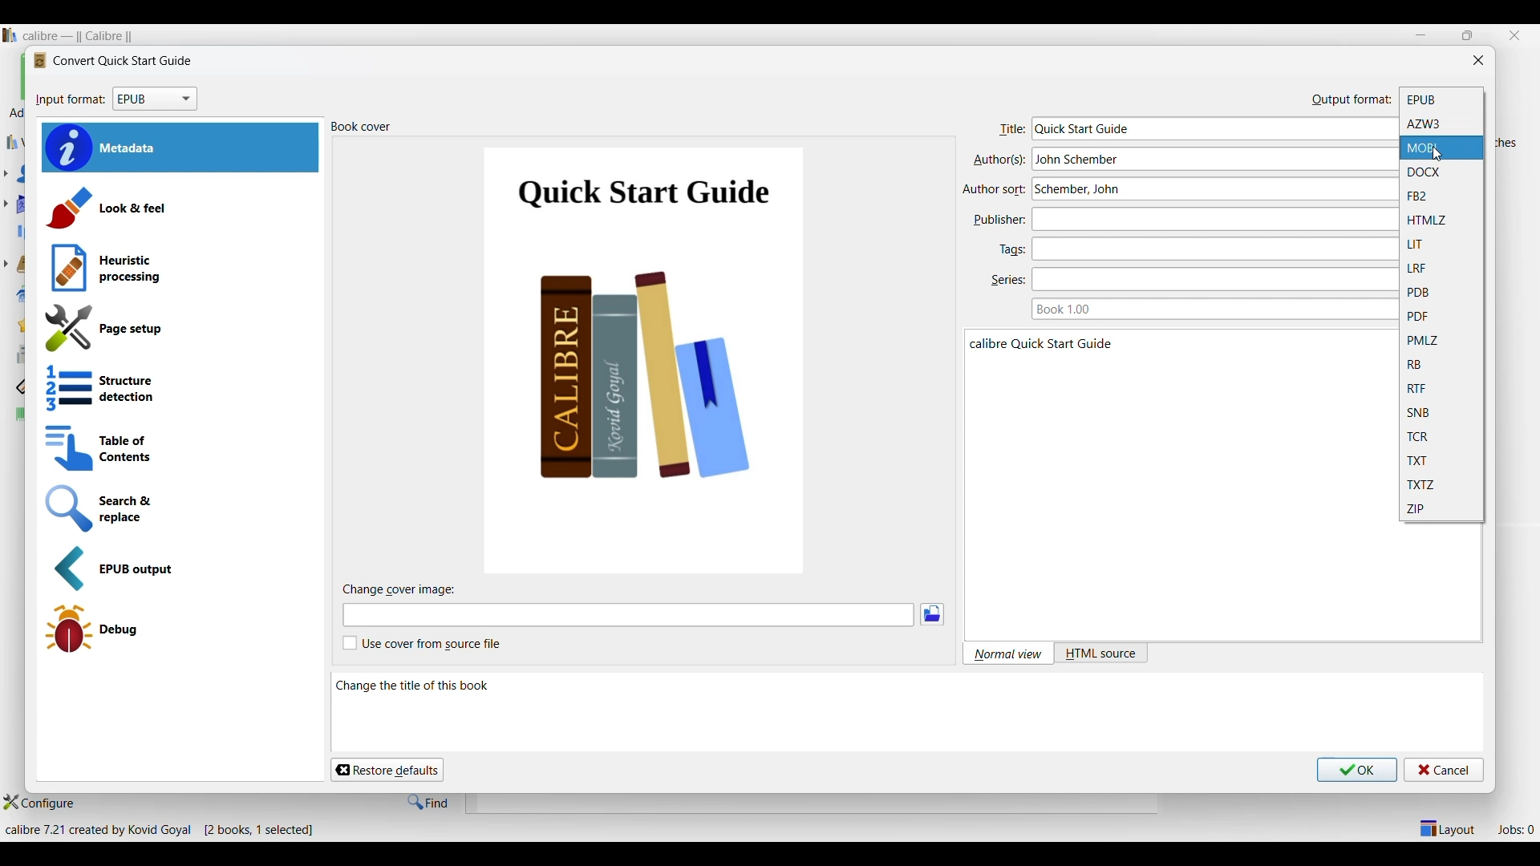 Image resolution: width=1540 pixels, height=866 pixels. Describe the element at coordinates (180, 269) in the screenshot. I see `Heuristic processing` at that location.